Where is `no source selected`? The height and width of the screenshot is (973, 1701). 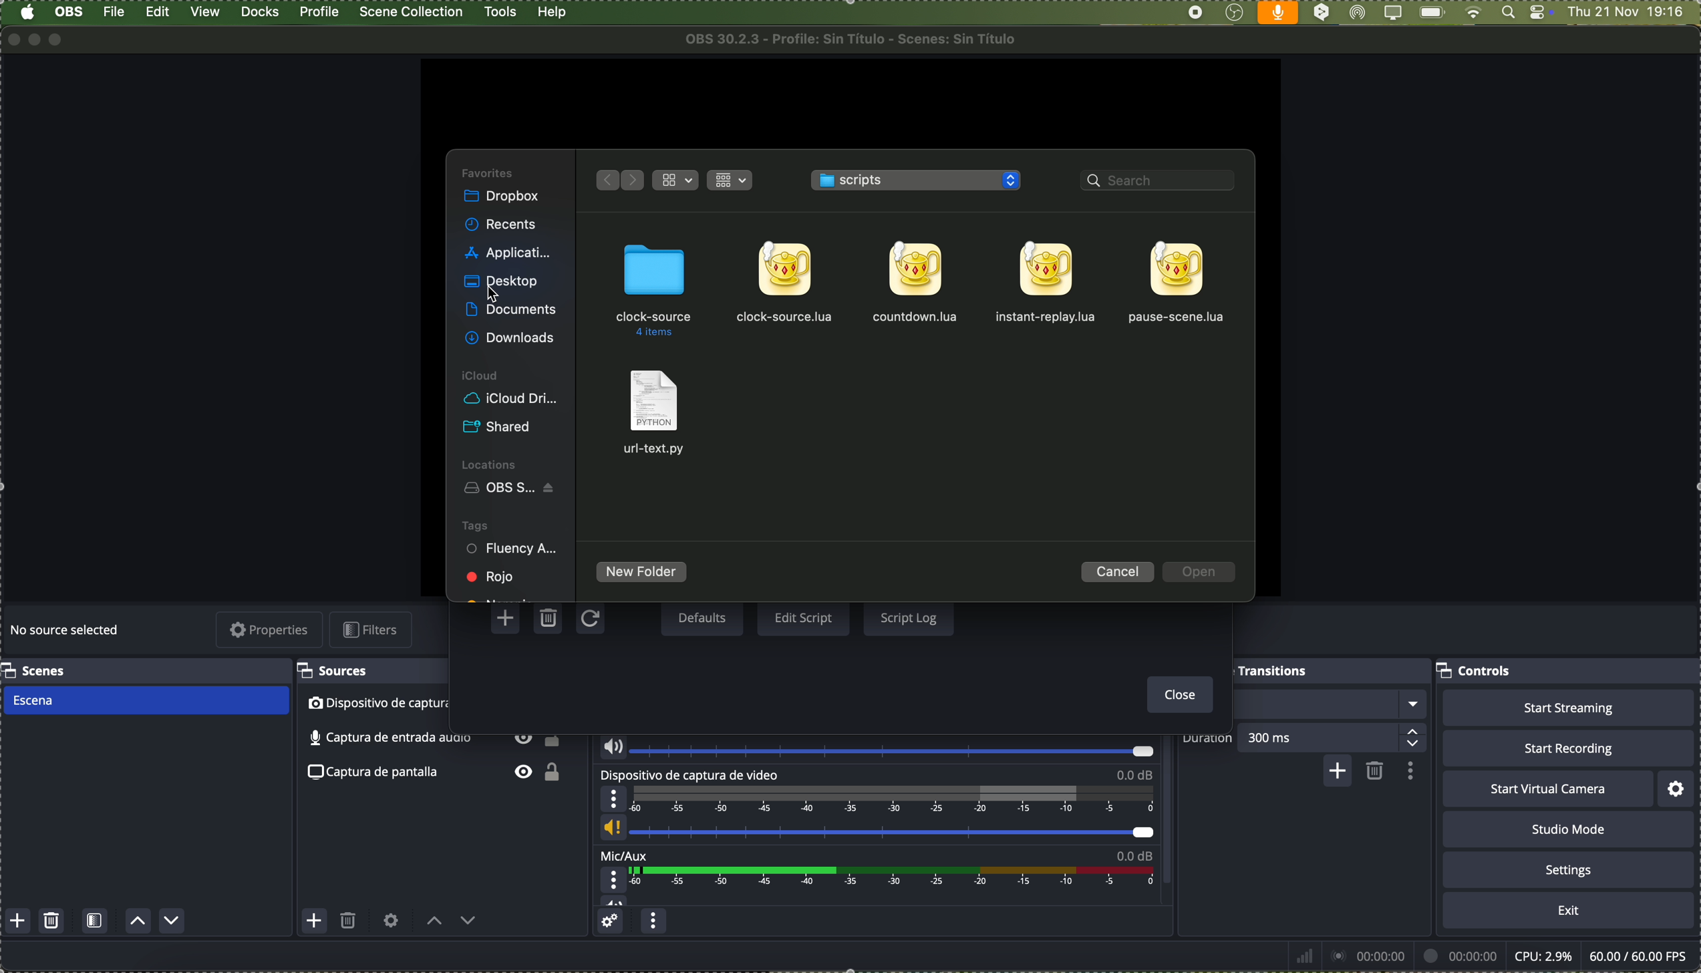 no source selected is located at coordinates (67, 632).